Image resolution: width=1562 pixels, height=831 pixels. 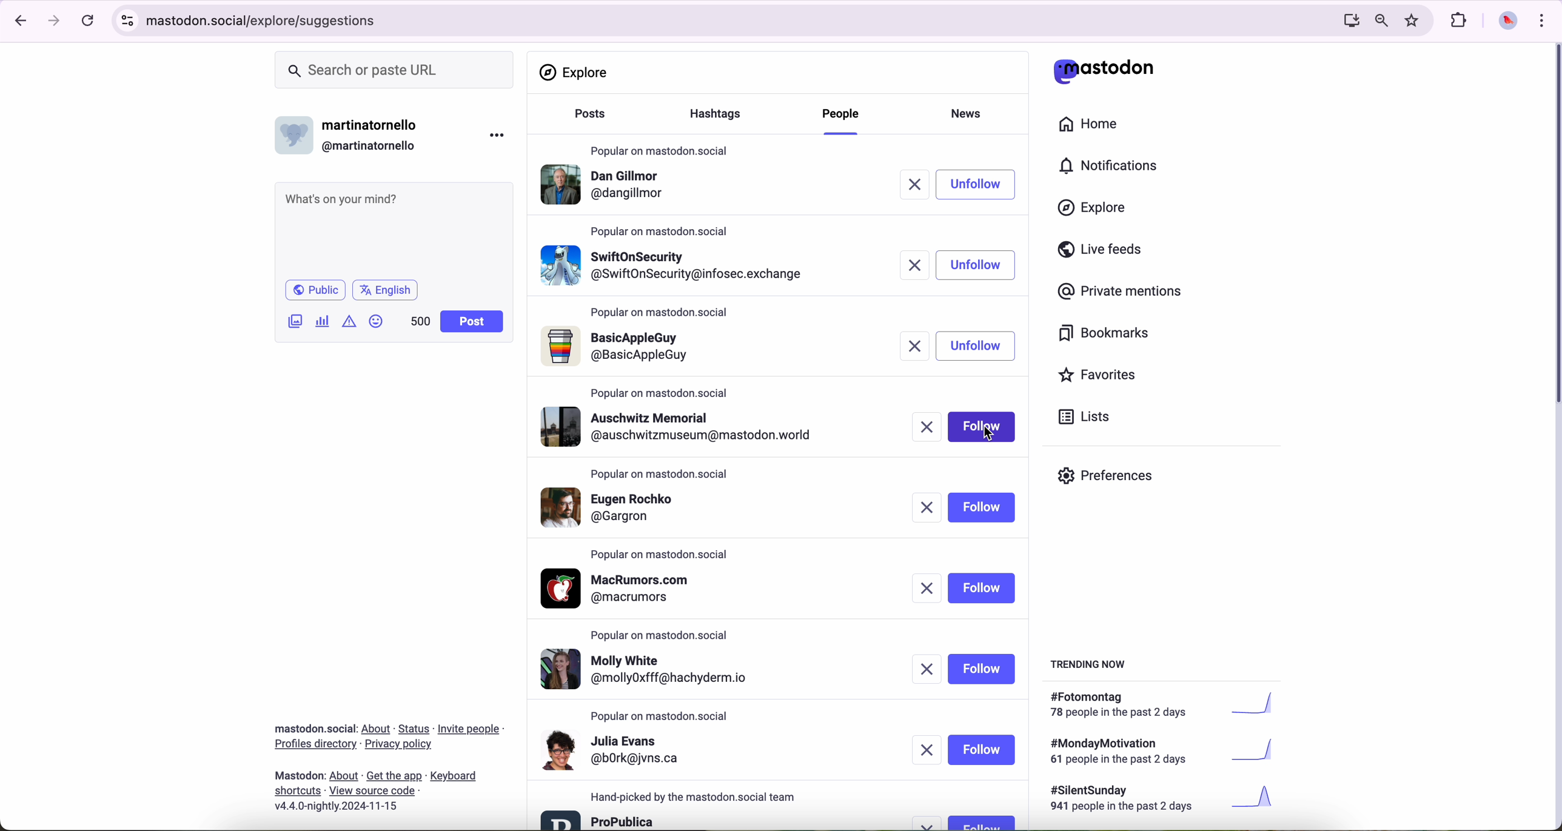 I want to click on unfollow, so click(x=977, y=346).